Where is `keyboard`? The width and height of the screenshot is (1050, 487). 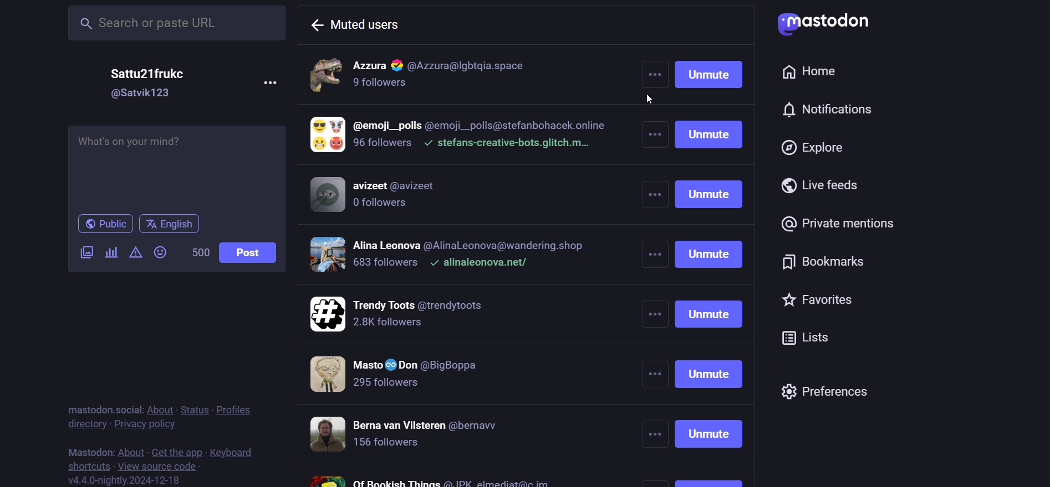
keyboard is located at coordinates (238, 452).